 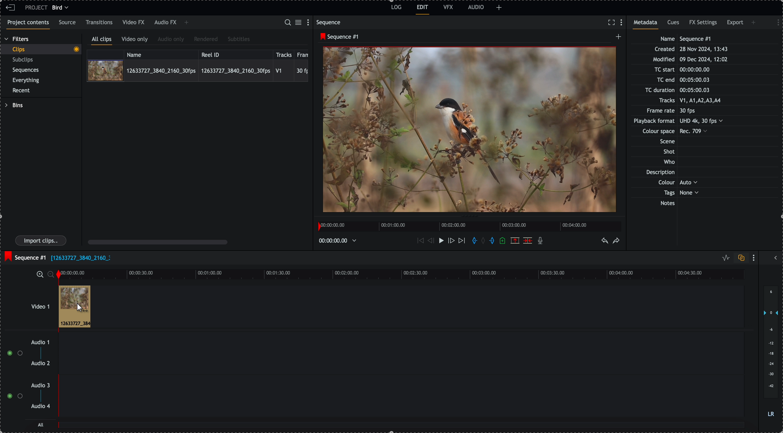 I want to click on , so click(x=25, y=81).